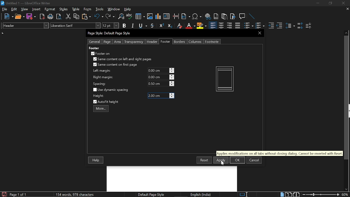 The width and height of the screenshot is (350, 197). What do you see at coordinates (343, 3) in the screenshot?
I see `Close` at bounding box center [343, 3].